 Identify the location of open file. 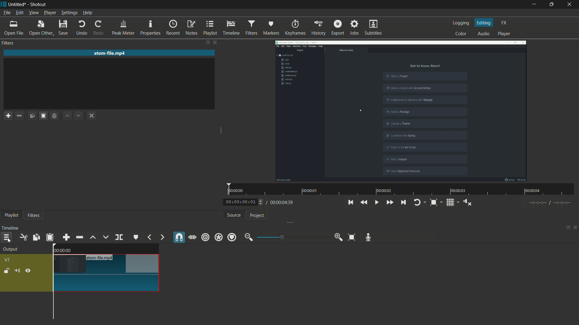
(12, 28).